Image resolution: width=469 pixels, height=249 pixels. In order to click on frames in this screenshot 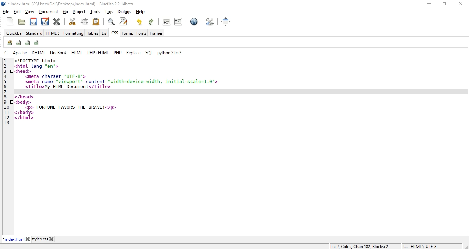, I will do `click(157, 33)`.